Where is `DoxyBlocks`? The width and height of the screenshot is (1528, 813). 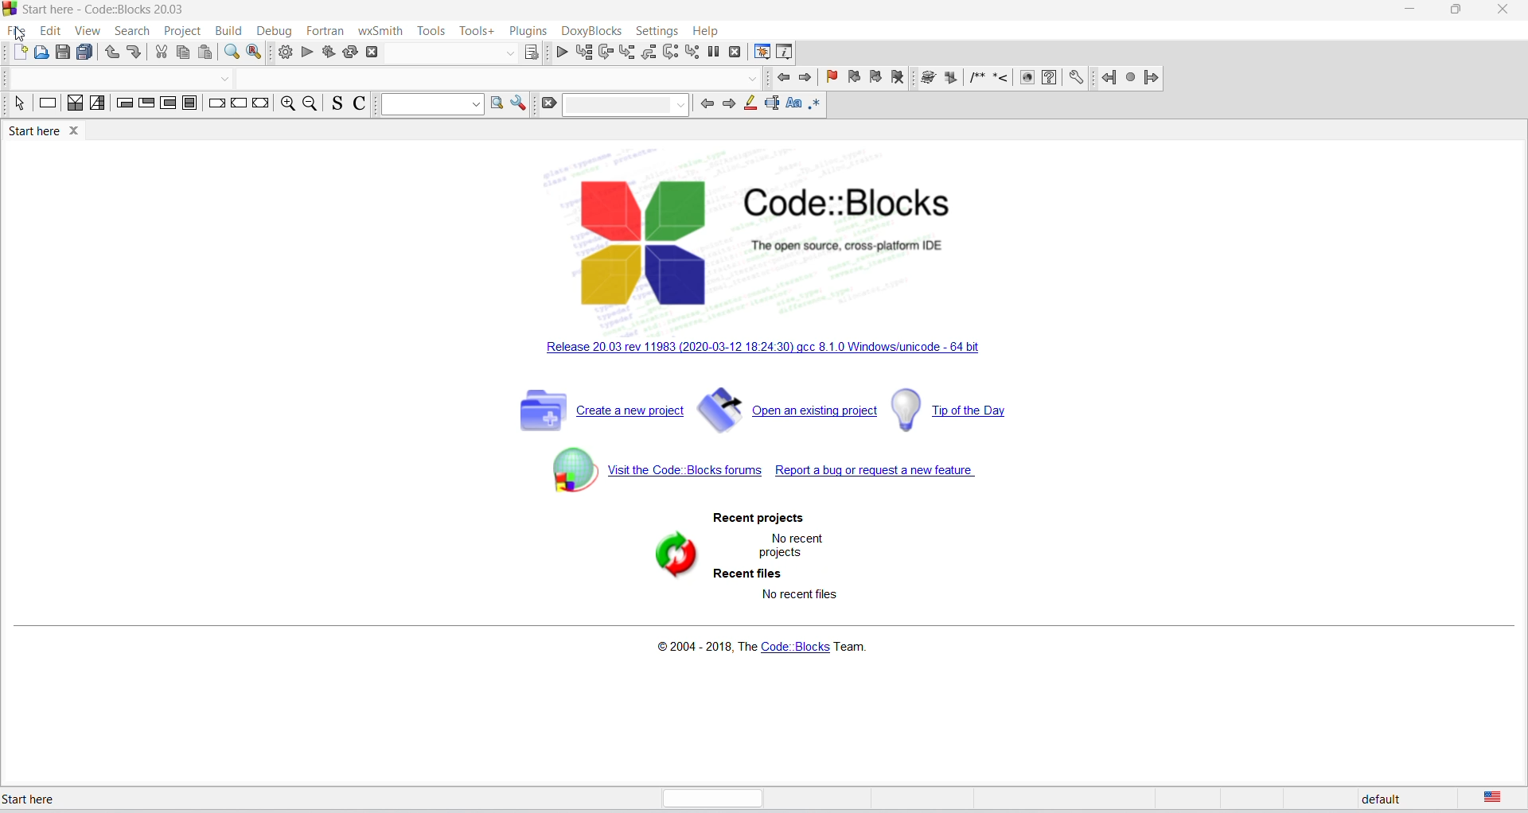
DoxyBlocks is located at coordinates (590, 29).